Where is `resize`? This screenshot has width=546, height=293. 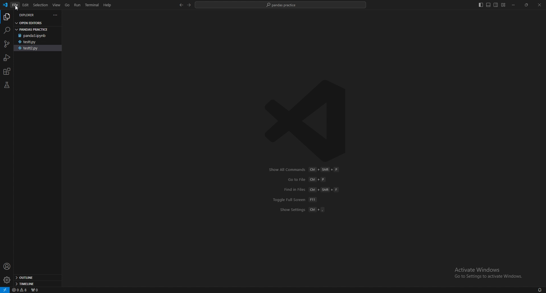 resize is located at coordinates (527, 5).